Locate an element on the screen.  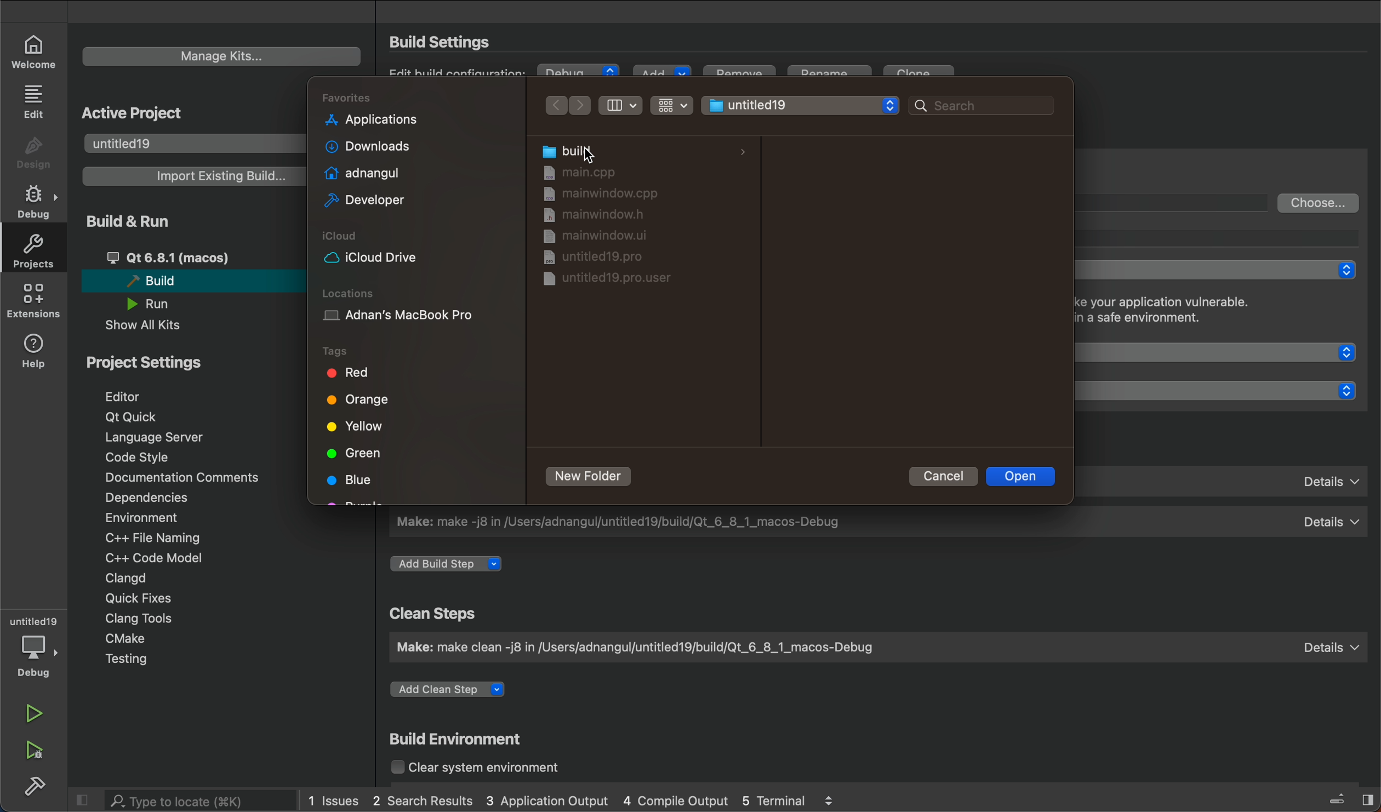
quick fixes is located at coordinates (134, 597).